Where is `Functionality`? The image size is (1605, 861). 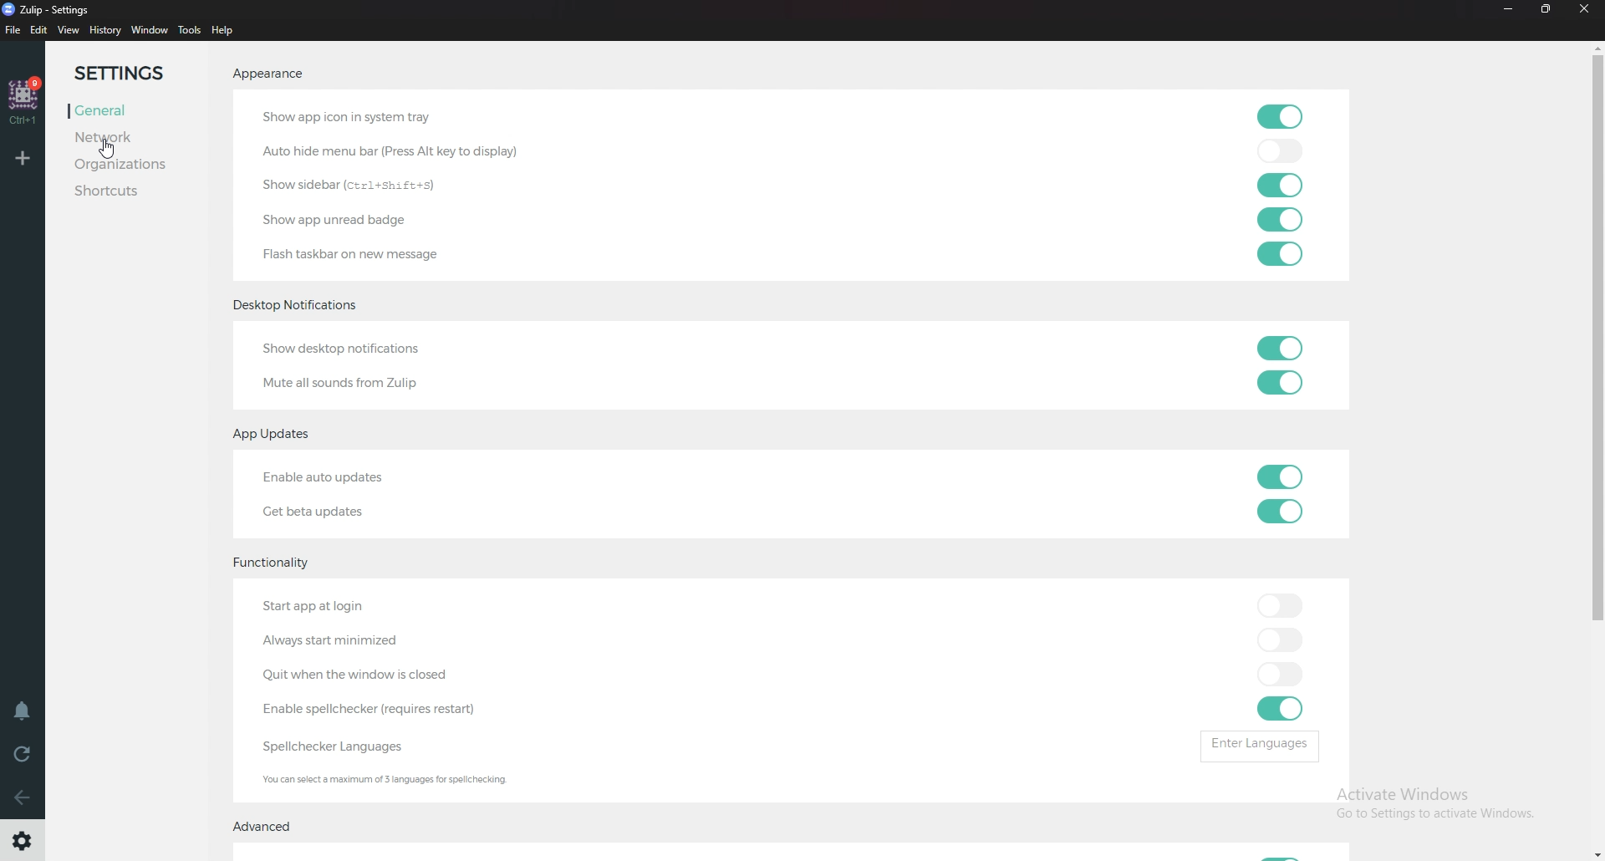 Functionality is located at coordinates (286, 560).